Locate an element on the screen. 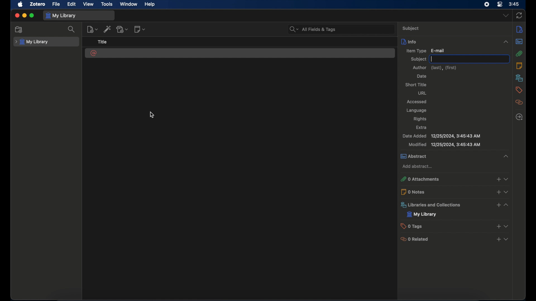  libraries is located at coordinates (455, 205).